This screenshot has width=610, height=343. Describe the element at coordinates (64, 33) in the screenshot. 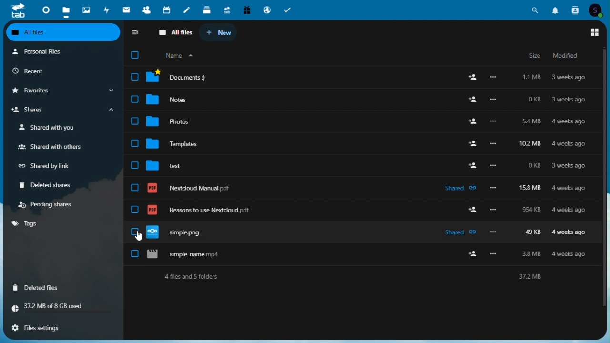

I see `all files` at that location.